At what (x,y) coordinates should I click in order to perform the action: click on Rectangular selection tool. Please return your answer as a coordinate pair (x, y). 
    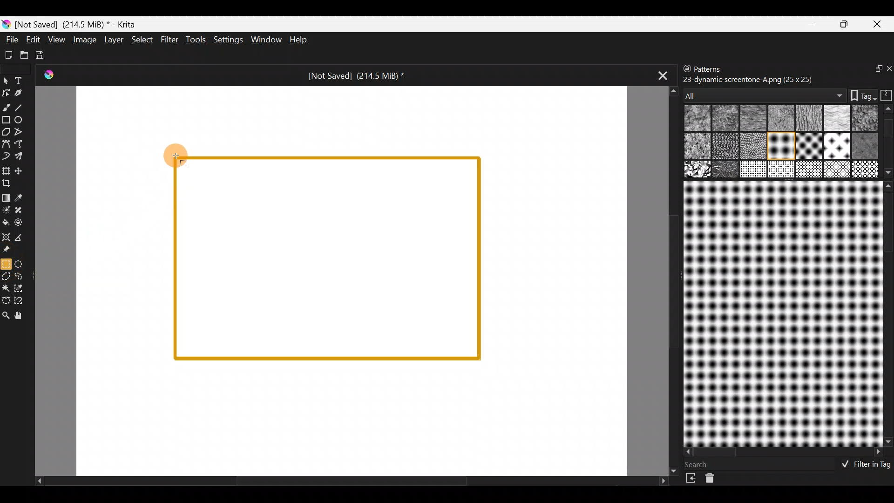
    Looking at the image, I should click on (6, 264).